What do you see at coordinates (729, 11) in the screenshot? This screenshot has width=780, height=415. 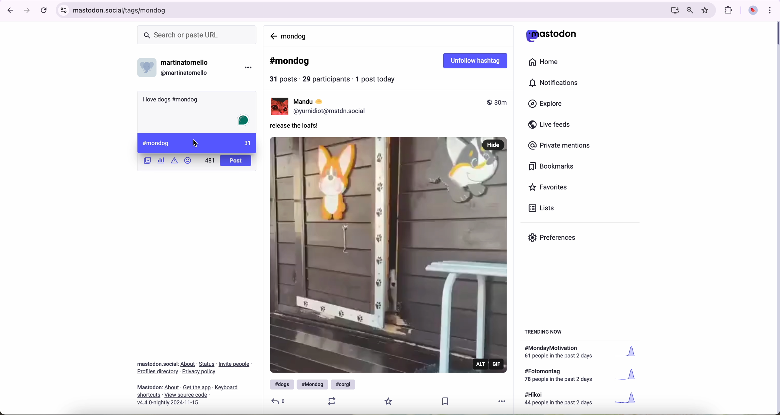 I see `extensions` at bounding box center [729, 11].